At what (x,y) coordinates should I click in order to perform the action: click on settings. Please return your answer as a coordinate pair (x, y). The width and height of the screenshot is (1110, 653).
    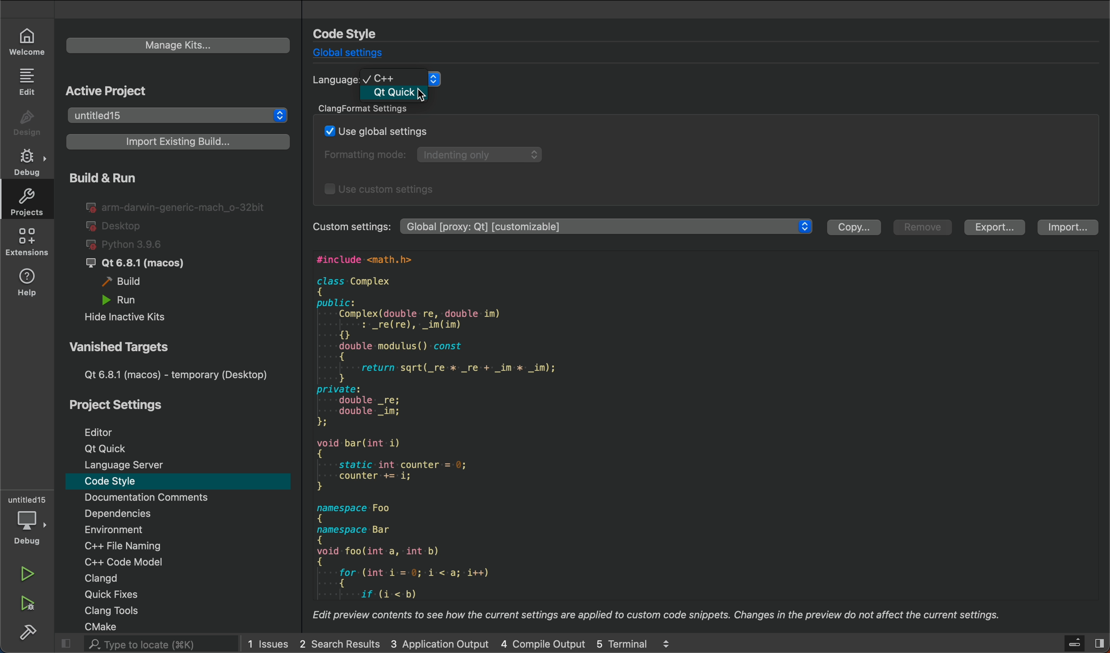
    Looking at the image, I should click on (609, 227).